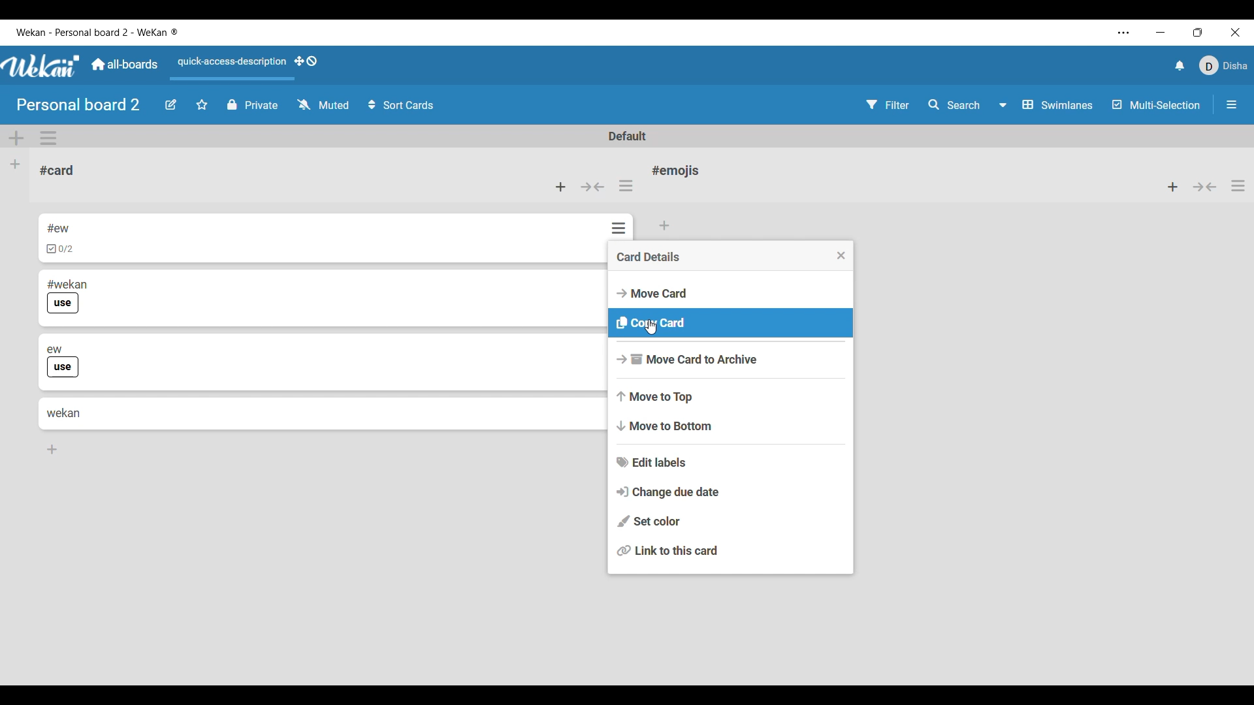 The image size is (1254, 705). What do you see at coordinates (123, 65) in the screenshot?
I see `Go to main dashboard` at bounding box center [123, 65].